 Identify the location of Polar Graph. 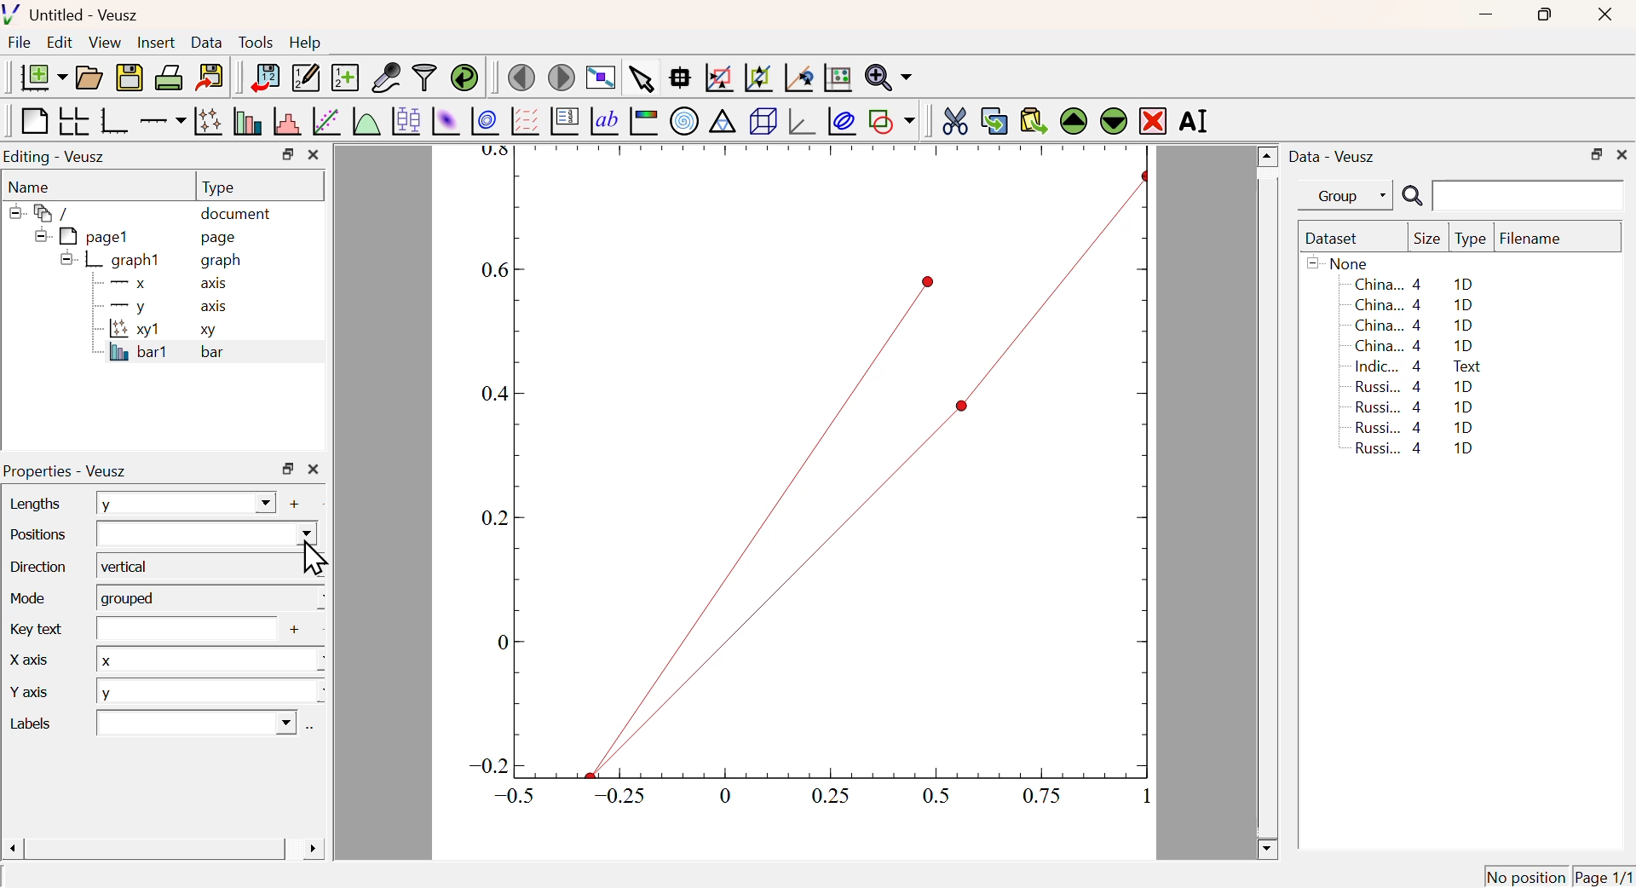
(685, 120).